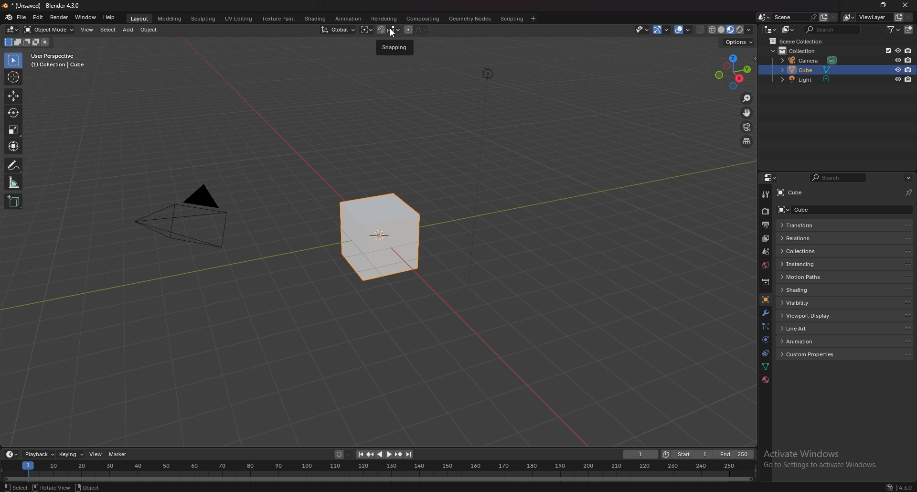 The height and width of the screenshot is (492, 917). Describe the element at coordinates (770, 29) in the screenshot. I see `editor type` at that location.